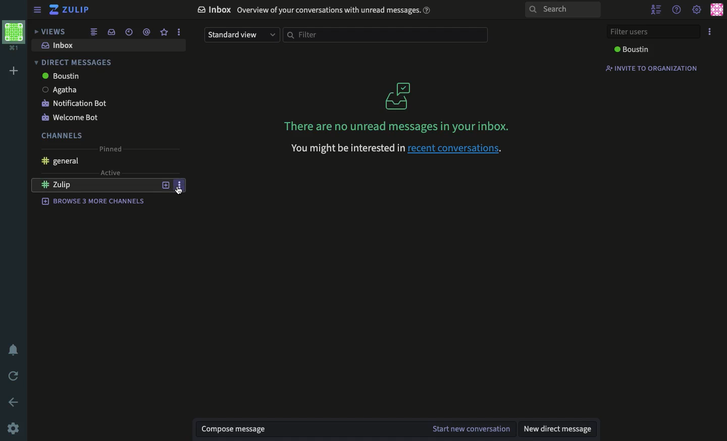 The width and height of the screenshot is (727, 441). Describe the element at coordinates (165, 185) in the screenshot. I see `add channel` at that location.